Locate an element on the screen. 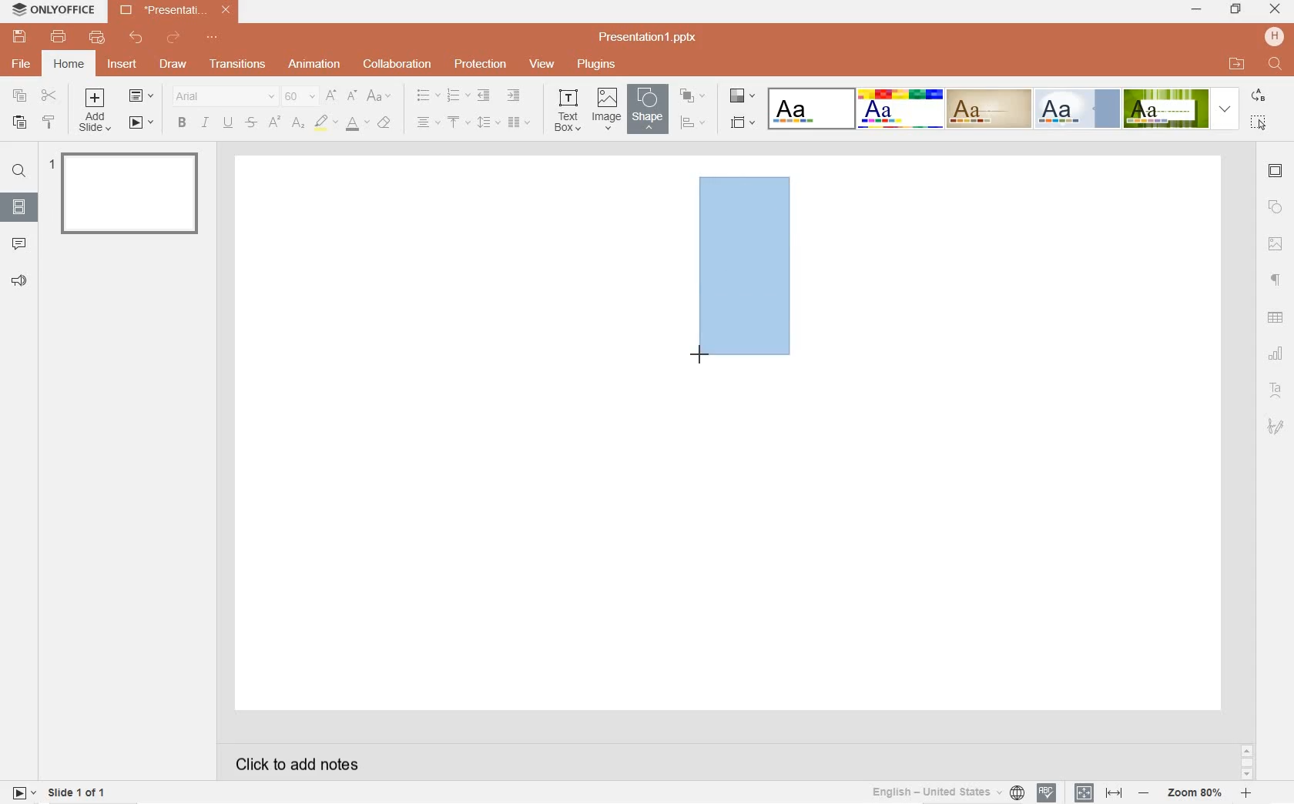  Official is located at coordinates (1077, 109).